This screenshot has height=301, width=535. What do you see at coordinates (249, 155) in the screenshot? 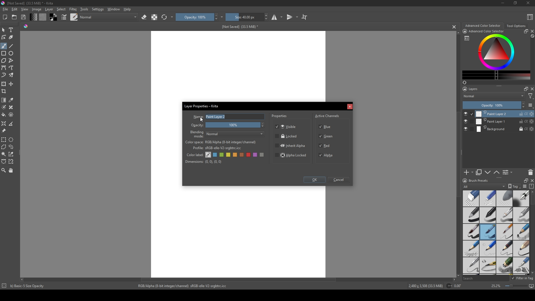
I see `red` at bounding box center [249, 155].